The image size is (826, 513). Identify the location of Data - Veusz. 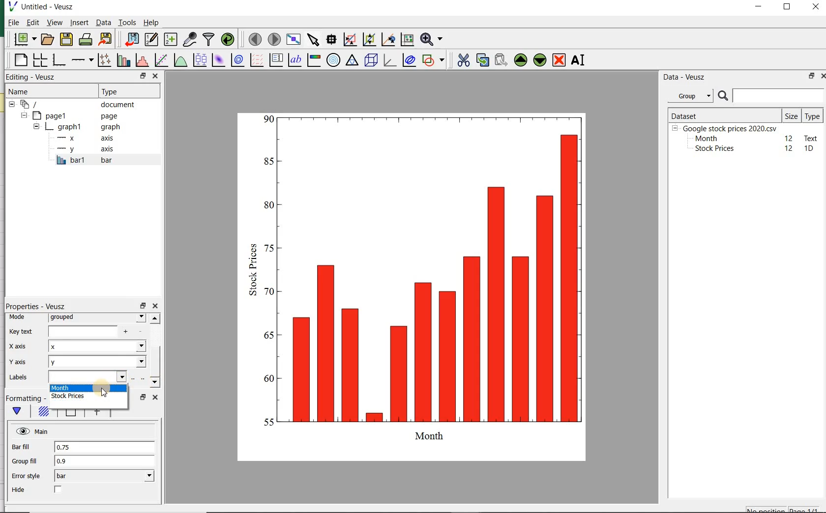
(685, 77).